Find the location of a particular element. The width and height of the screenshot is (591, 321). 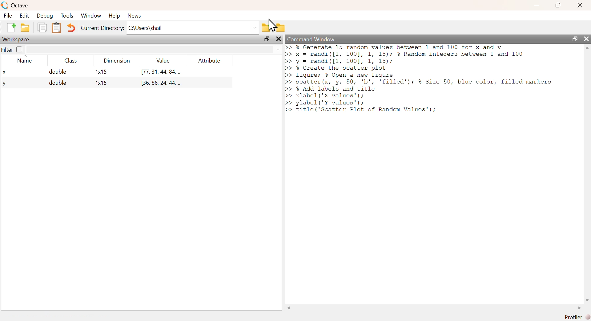

Current Directory: is located at coordinates (103, 28).